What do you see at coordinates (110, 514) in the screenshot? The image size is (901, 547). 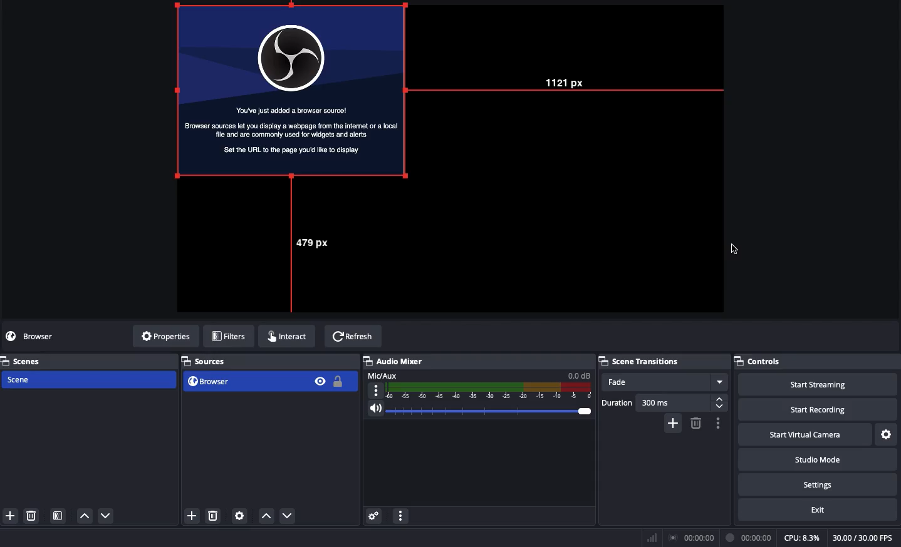 I see `move down` at bounding box center [110, 514].